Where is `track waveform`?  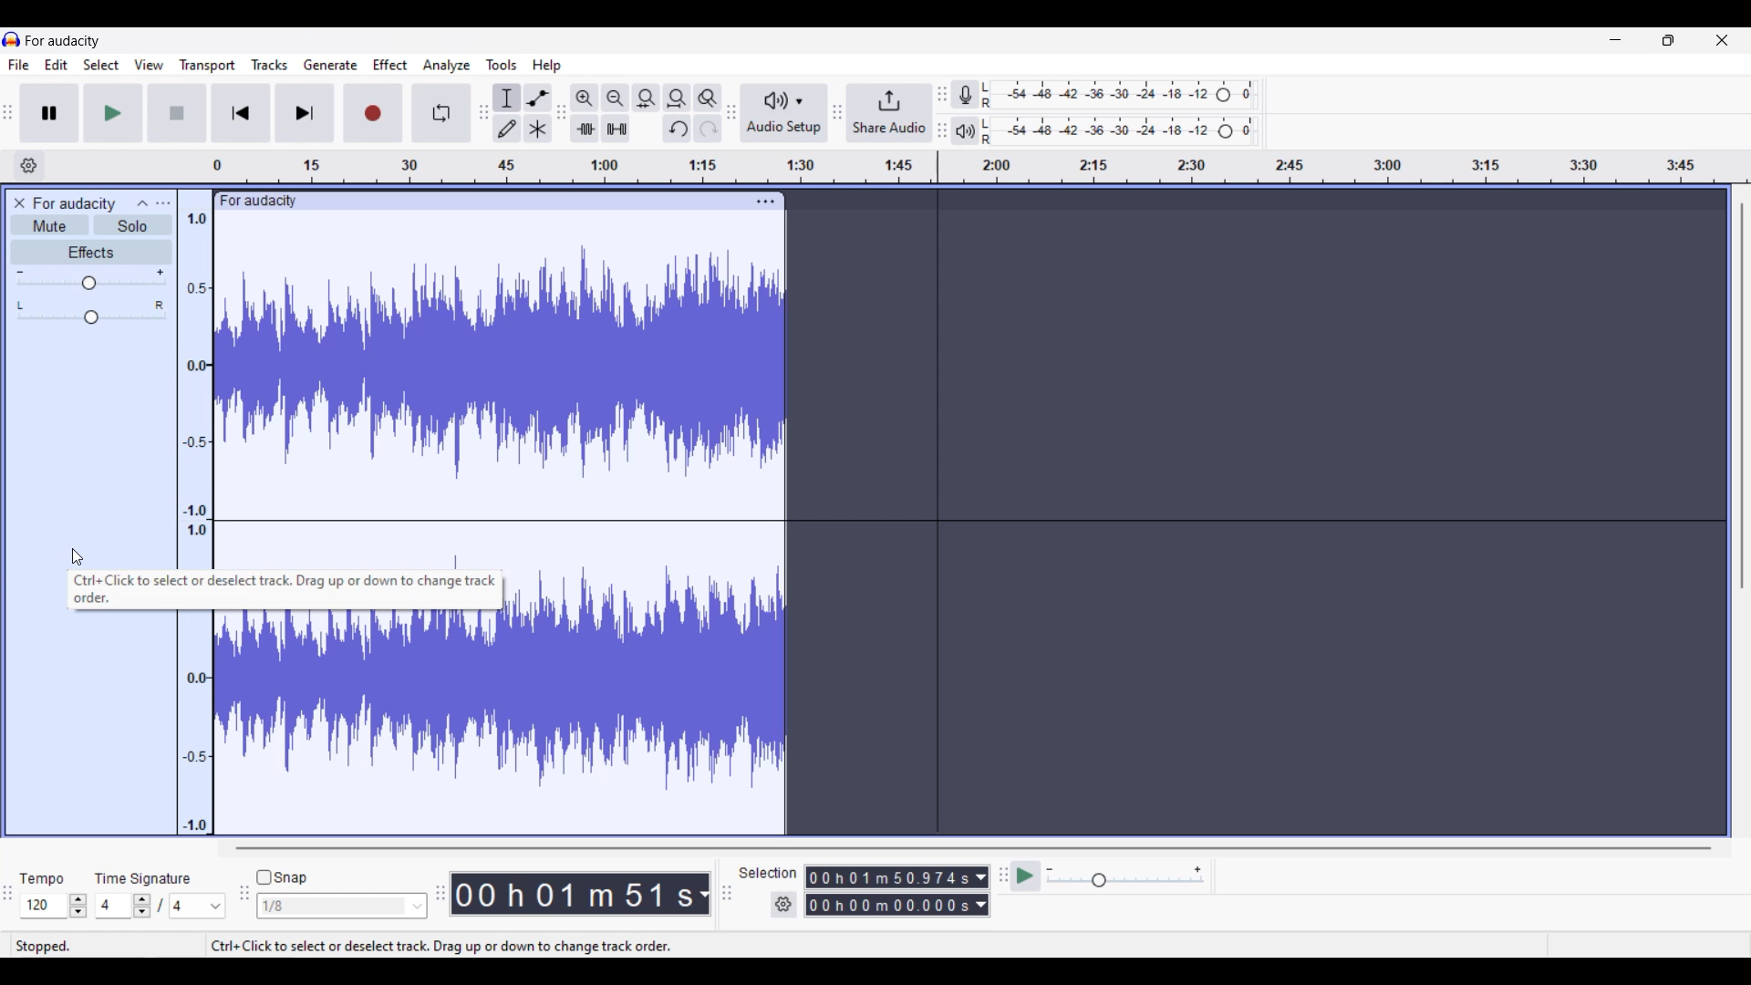
track waveform is located at coordinates (504, 365).